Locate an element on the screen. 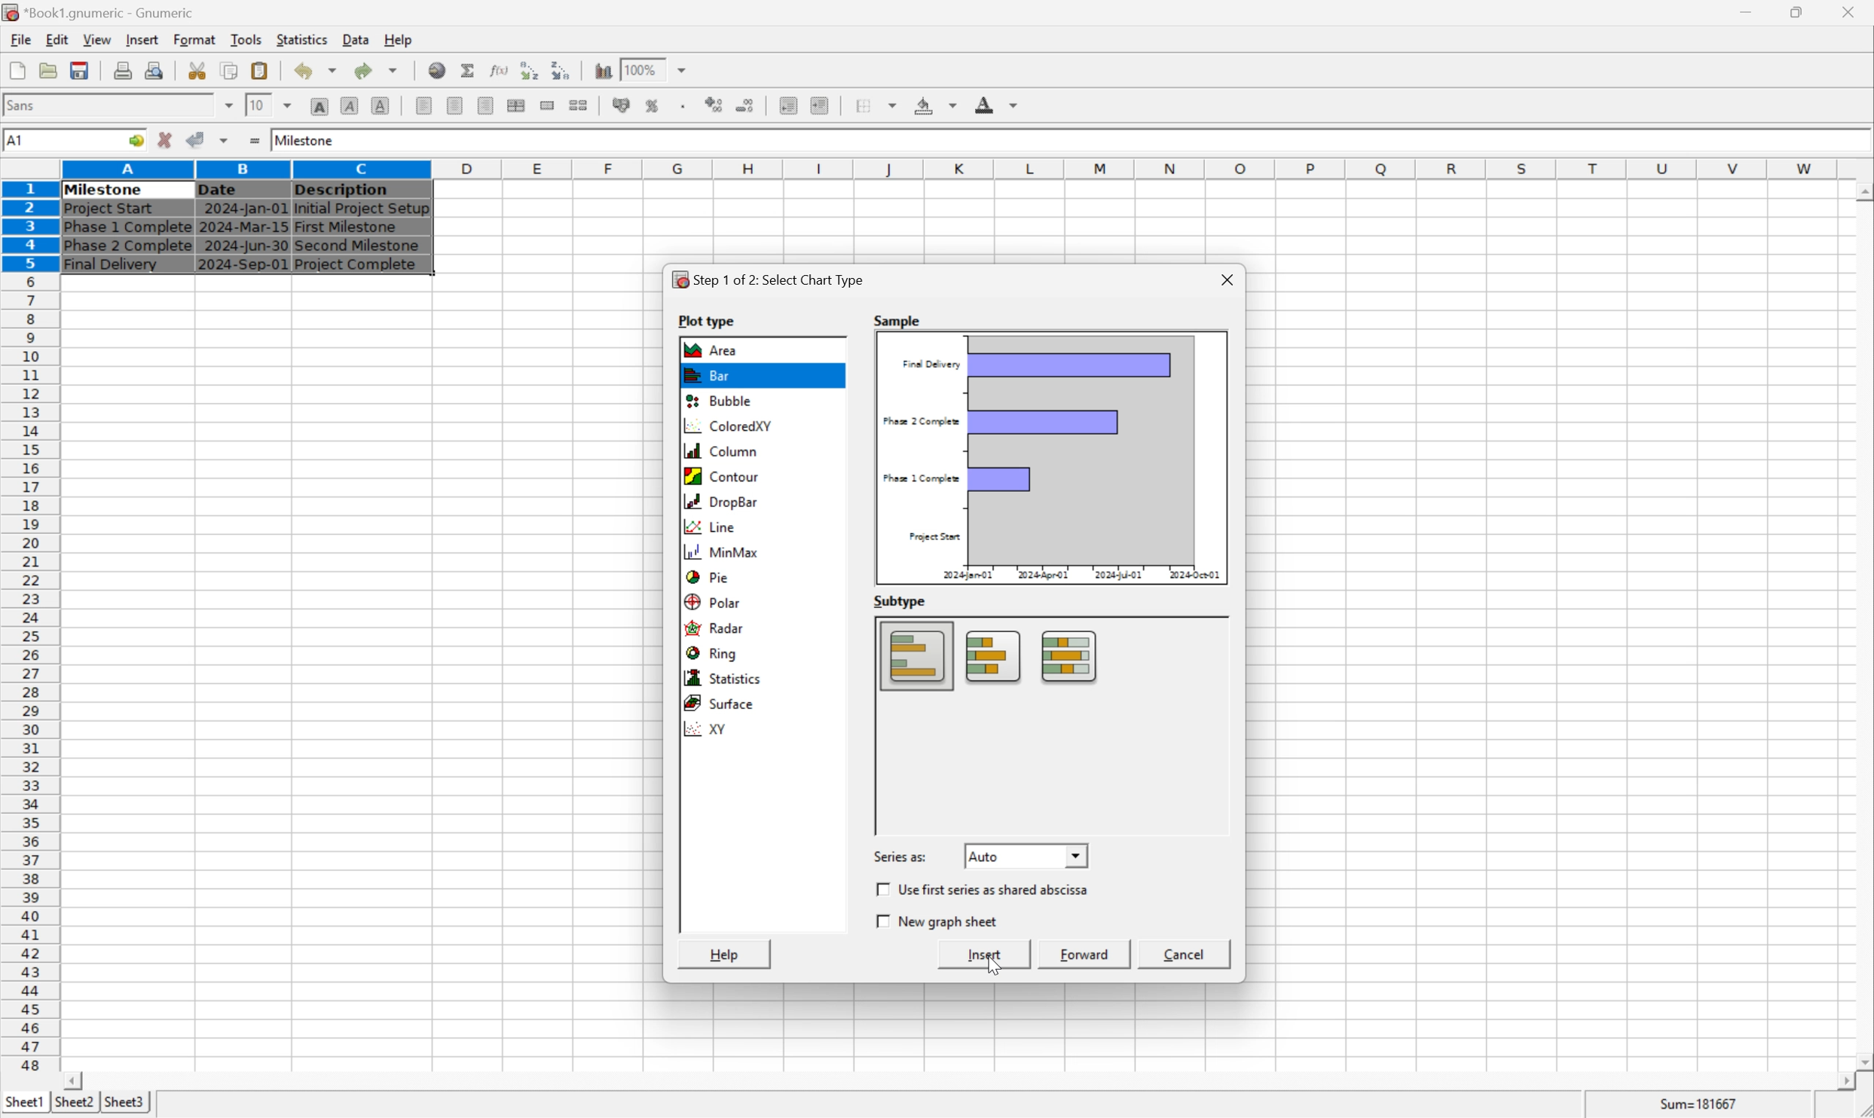  statistics is located at coordinates (304, 39).